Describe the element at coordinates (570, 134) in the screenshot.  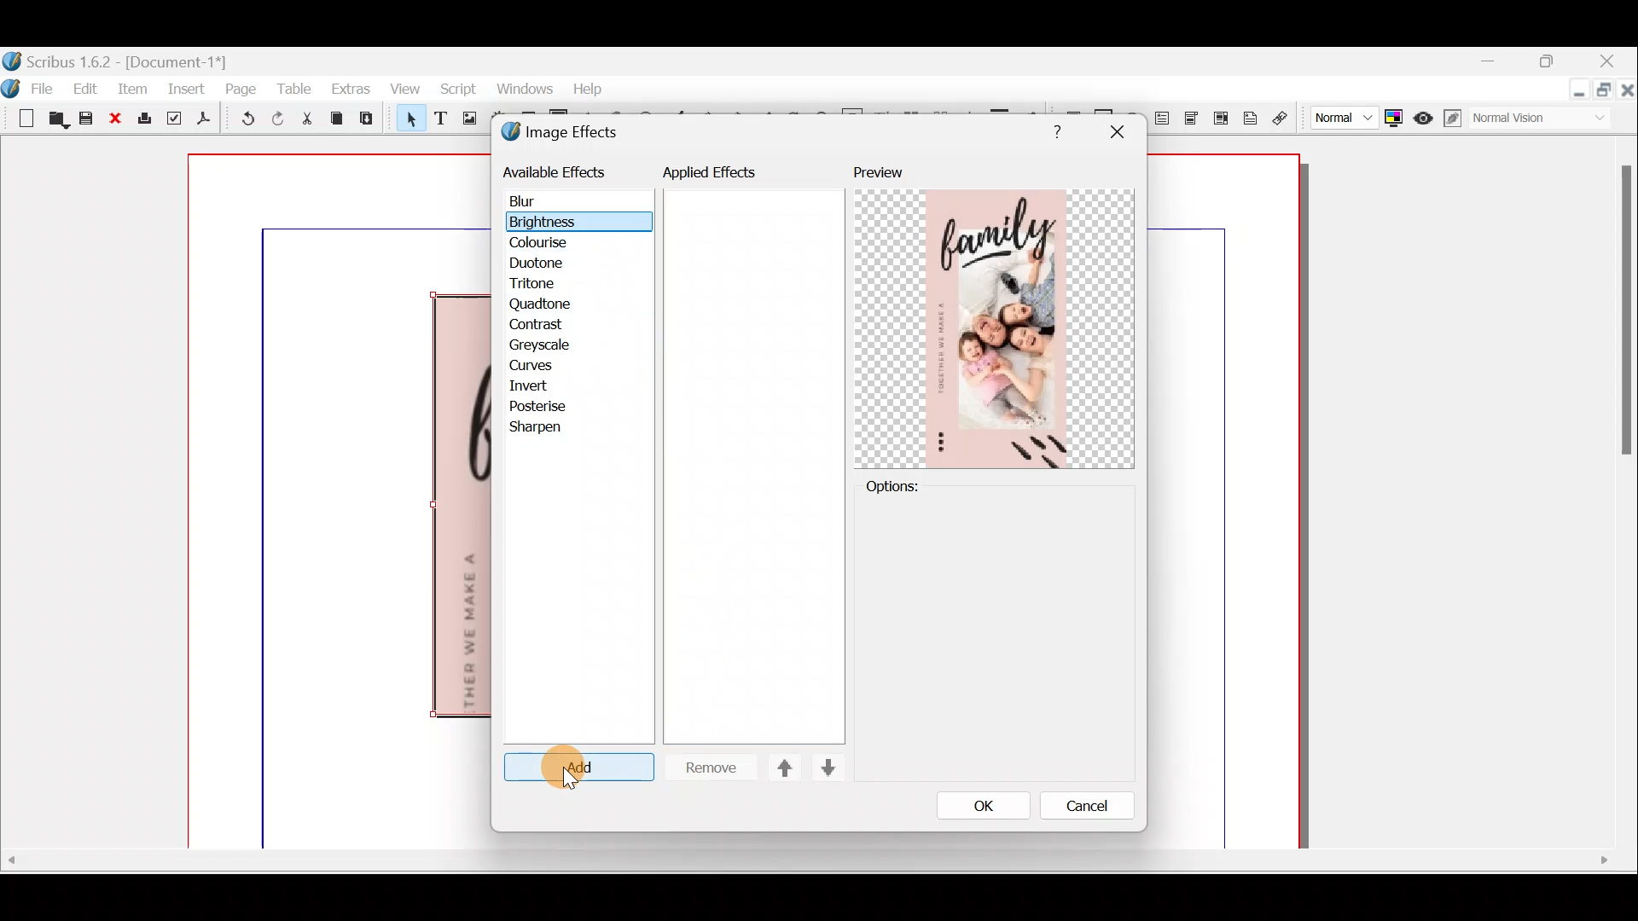
I see `Image effects` at that location.